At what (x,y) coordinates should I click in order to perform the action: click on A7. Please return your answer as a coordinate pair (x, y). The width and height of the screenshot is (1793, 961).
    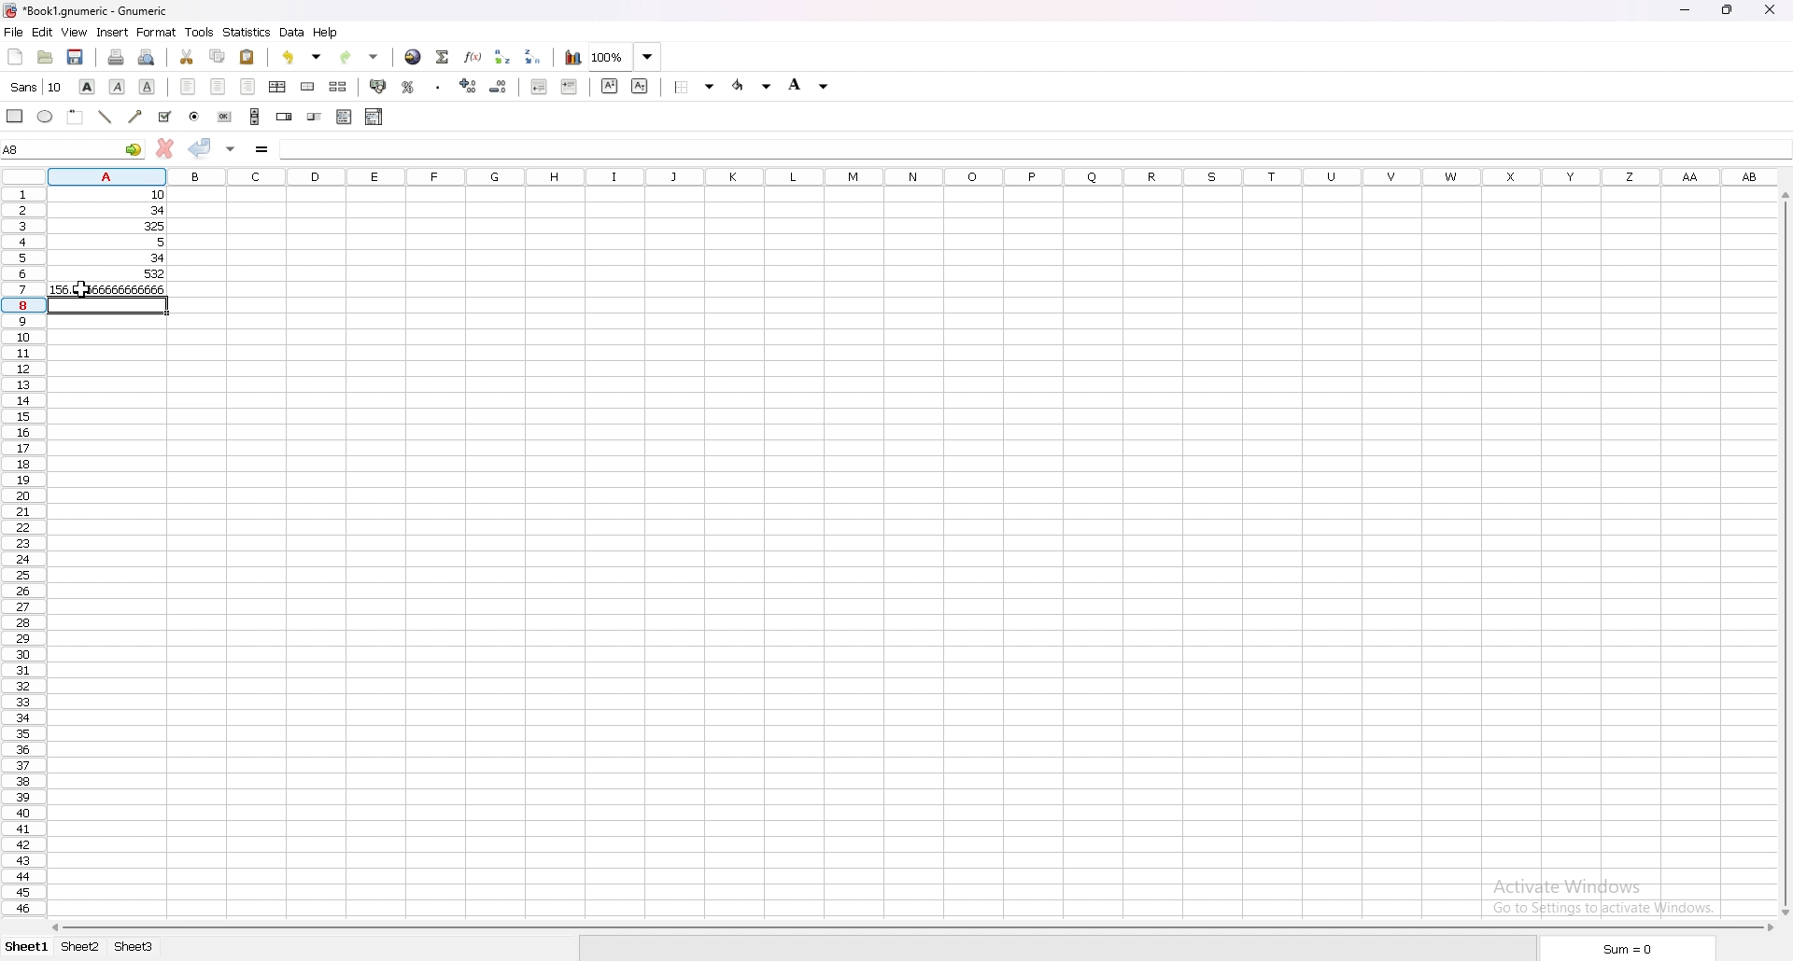
    Looking at the image, I should click on (74, 148).